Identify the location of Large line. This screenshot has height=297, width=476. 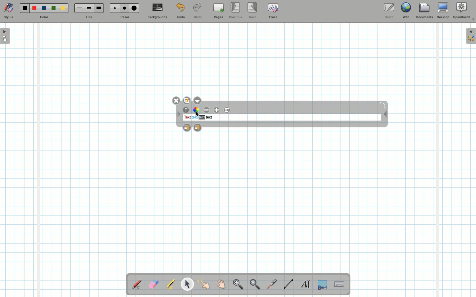
(99, 8).